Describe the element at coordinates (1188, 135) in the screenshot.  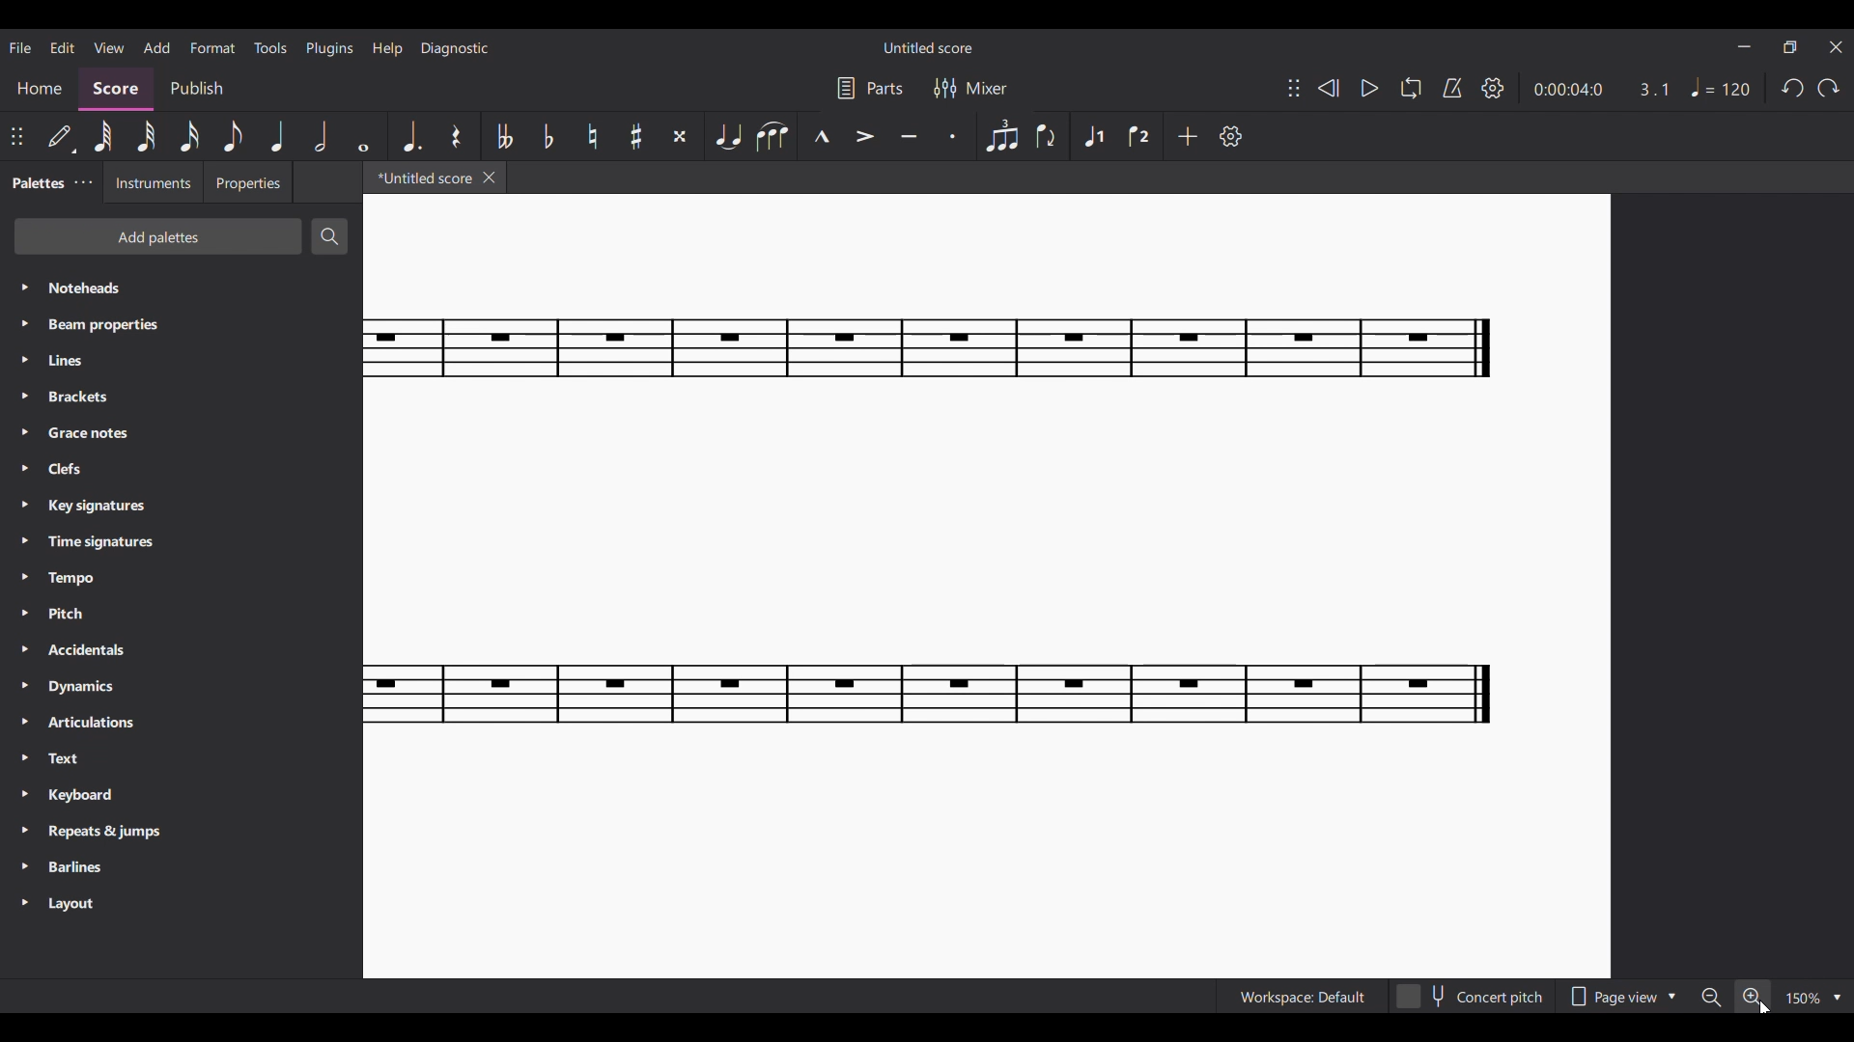
I see `Add` at that location.